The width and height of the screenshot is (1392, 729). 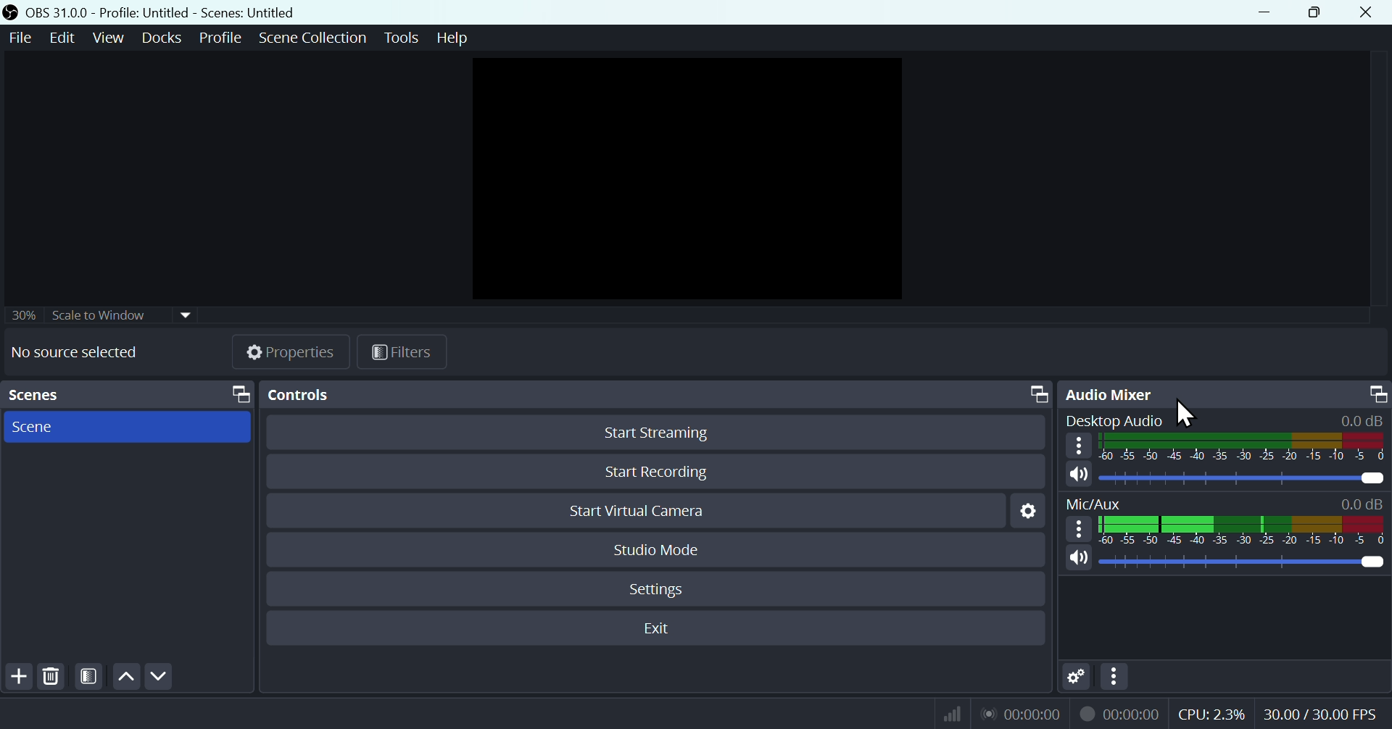 I want to click on CPU Usage, so click(x=1211, y=715).